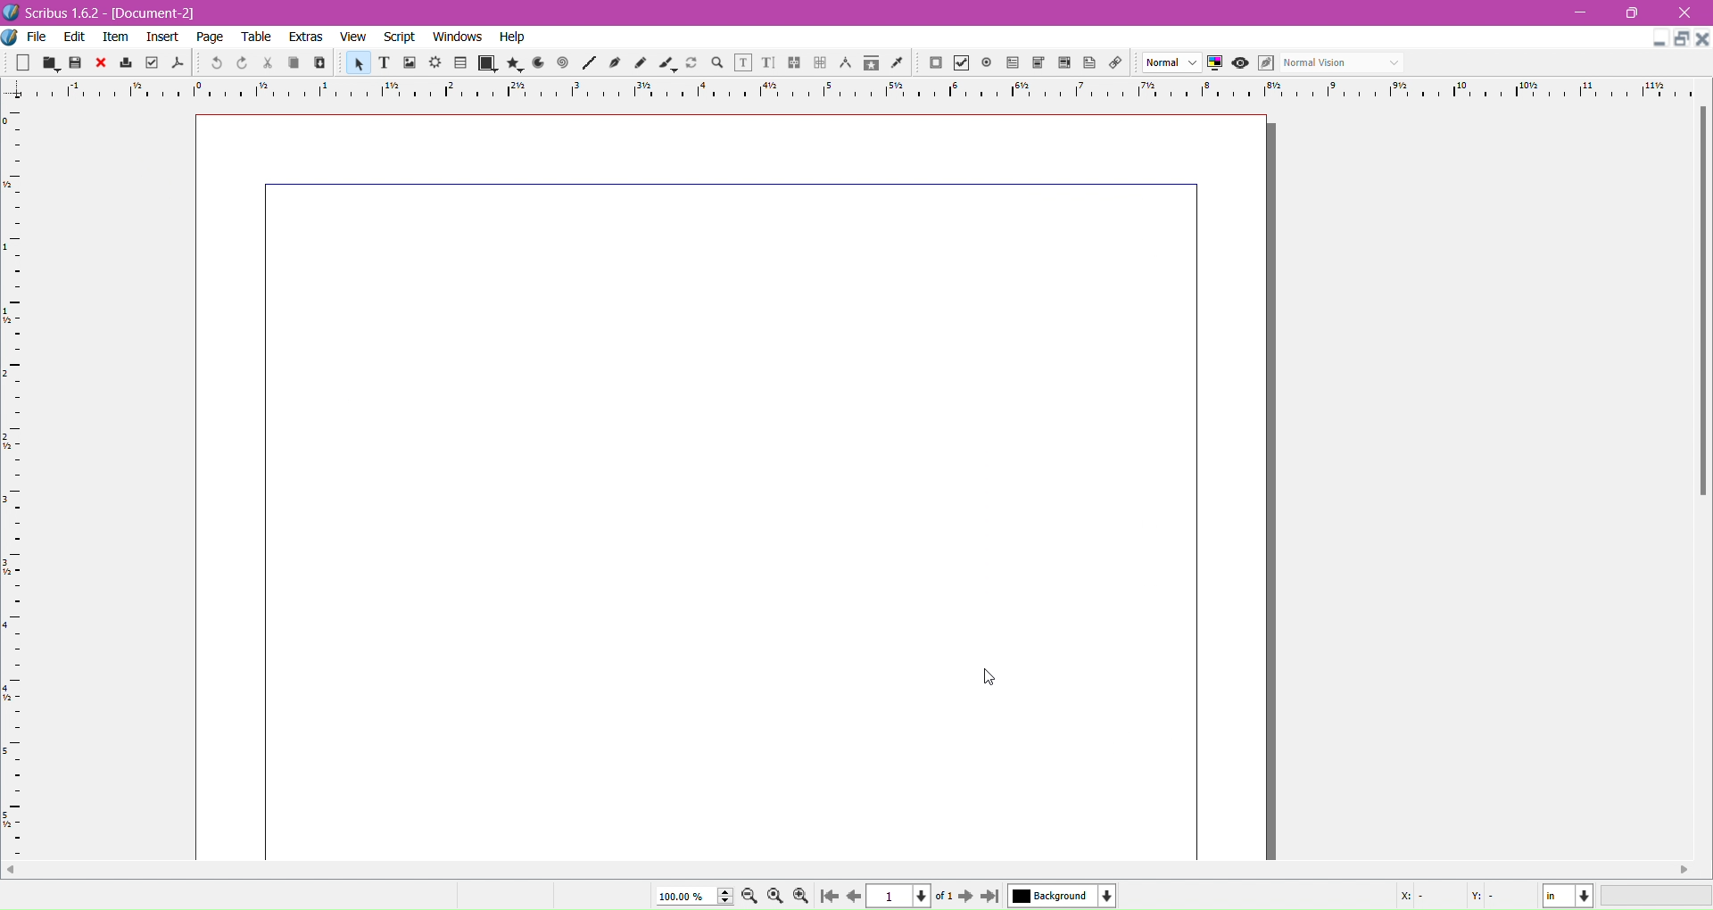  Describe the element at coordinates (776, 895) in the screenshot. I see `zoom icon` at that location.